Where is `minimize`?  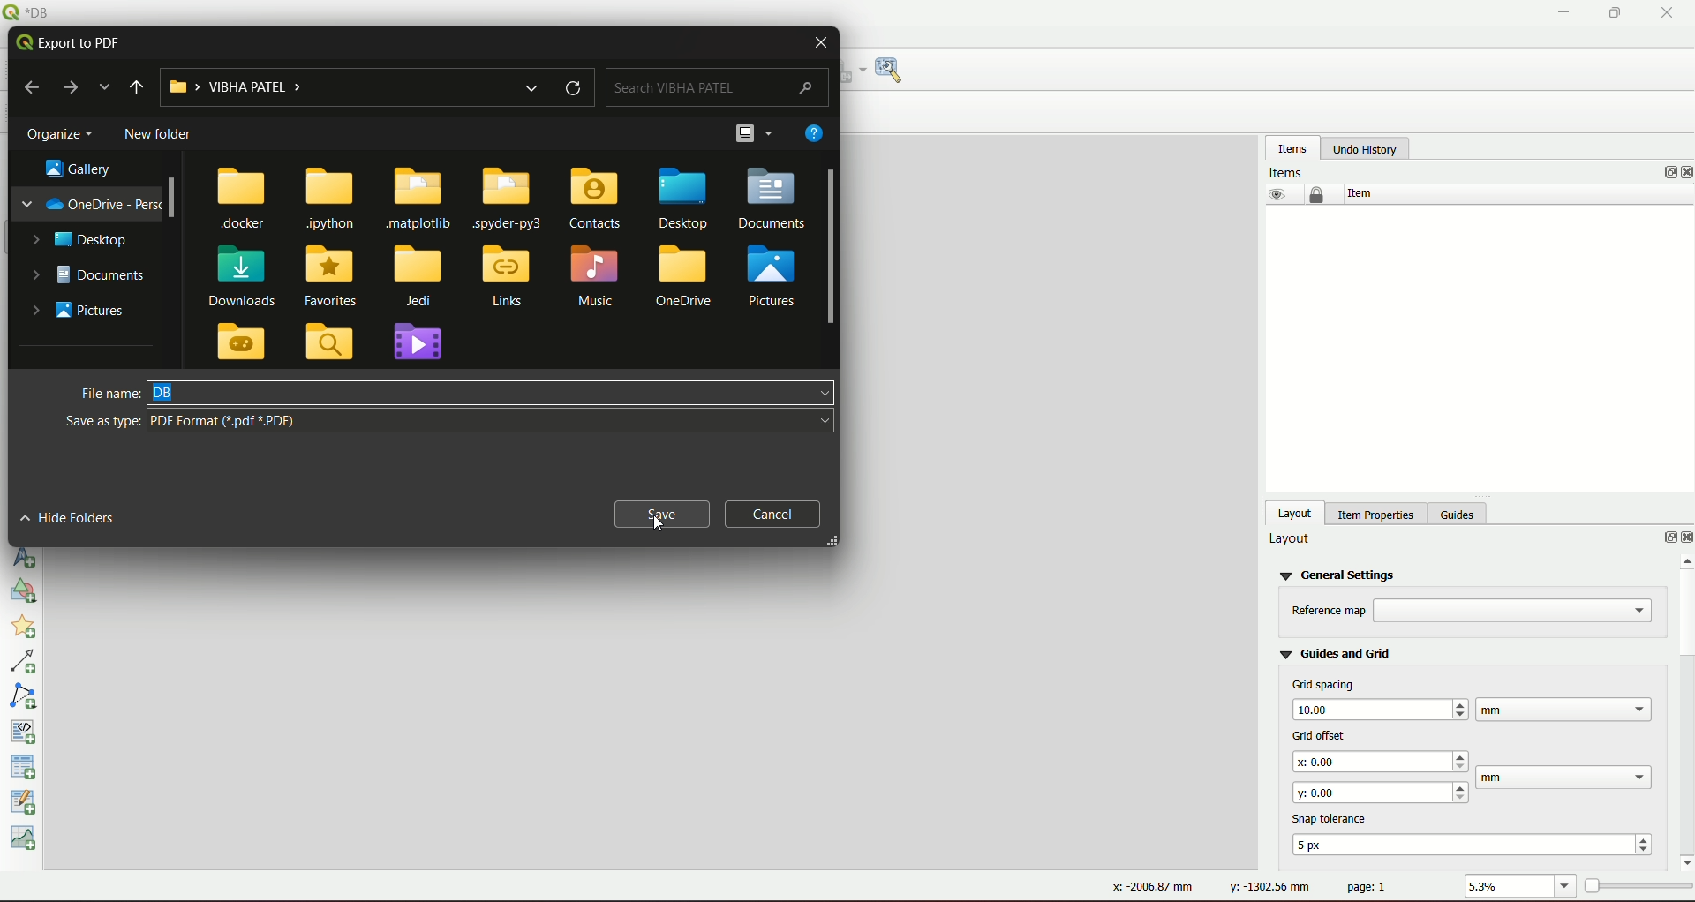 minimize is located at coordinates (1562, 13).